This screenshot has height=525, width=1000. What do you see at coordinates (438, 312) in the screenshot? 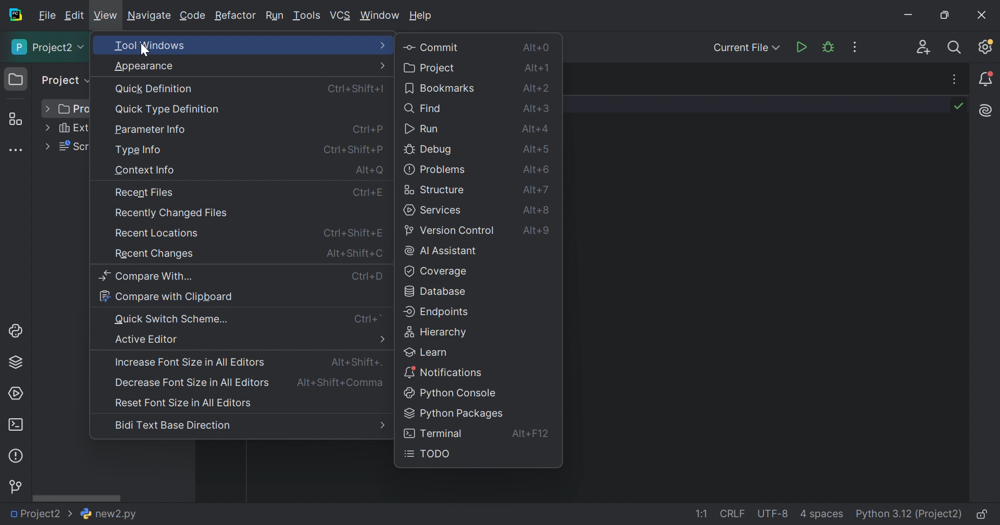
I see `Endpoints` at bounding box center [438, 312].